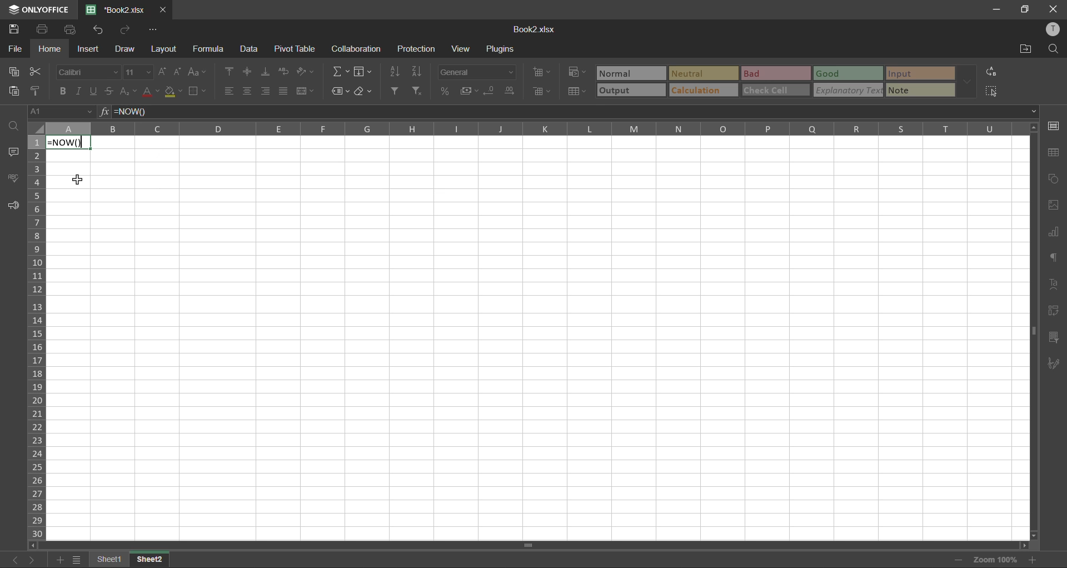  What do you see at coordinates (180, 73) in the screenshot?
I see `decrement size` at bounding box center [180, 73].